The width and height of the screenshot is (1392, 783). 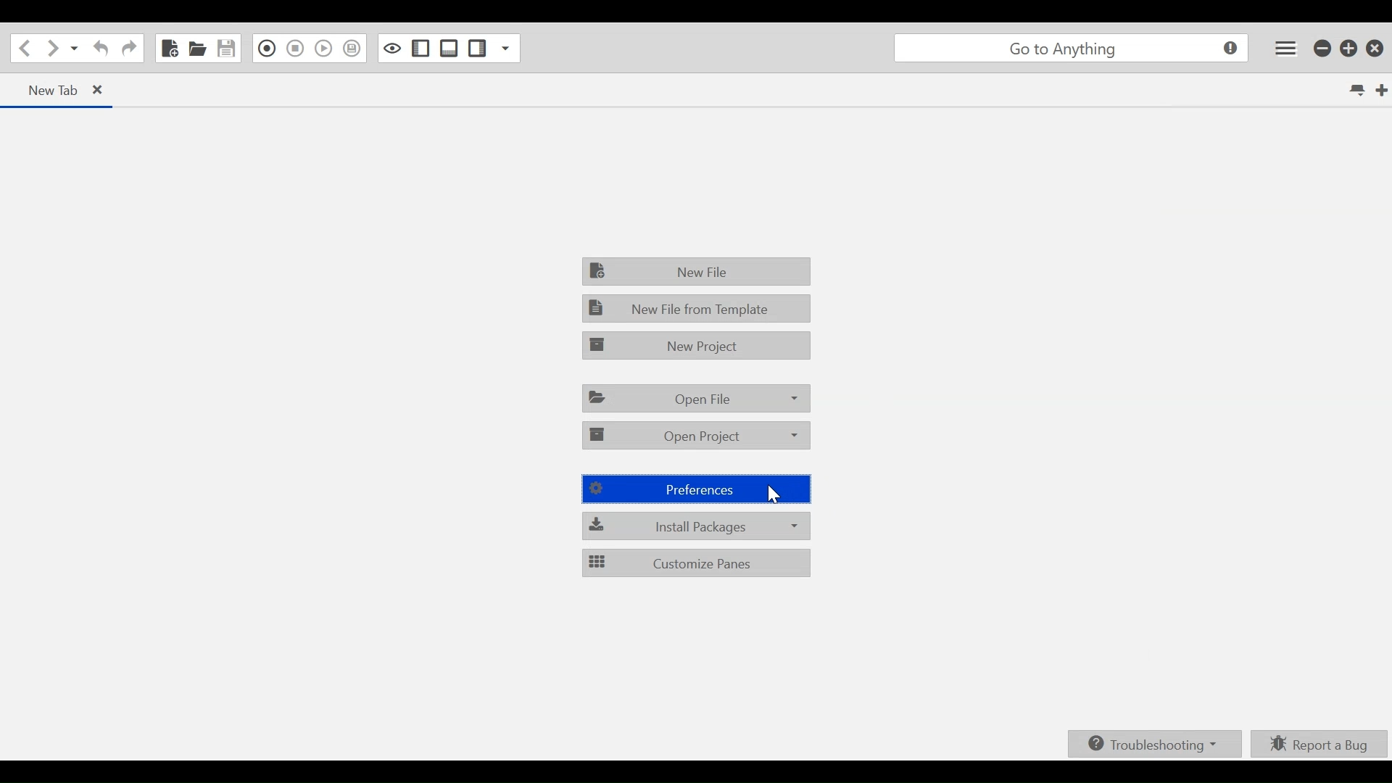 I want to click on Stop Recording in Macro, so click(x=352, y=49).